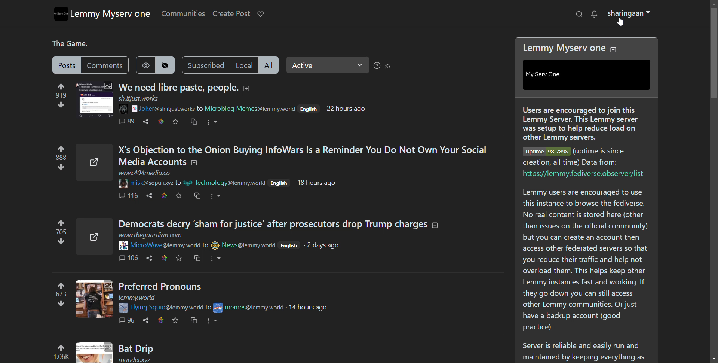 This screenshot has height=363, width=718. I want to click on poster username, so click(229, 183).